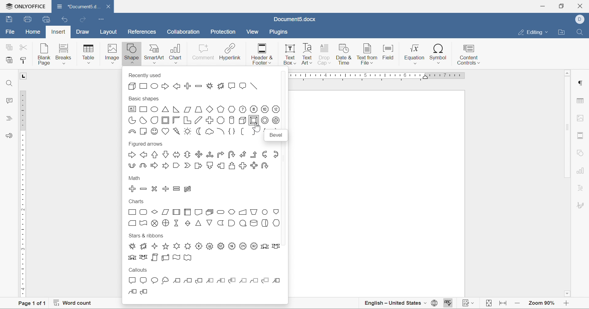 This screenshot has height=309, width=589. Describe the element at coordinates (581, 6) in the screenshot. I see `close` at that location.